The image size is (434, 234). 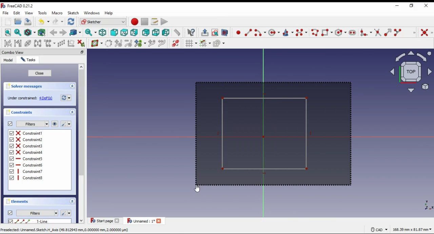 What do you see at coordinates (13, 52) in the screenshot?
I see `combo view` at bounding box center [13, 52].